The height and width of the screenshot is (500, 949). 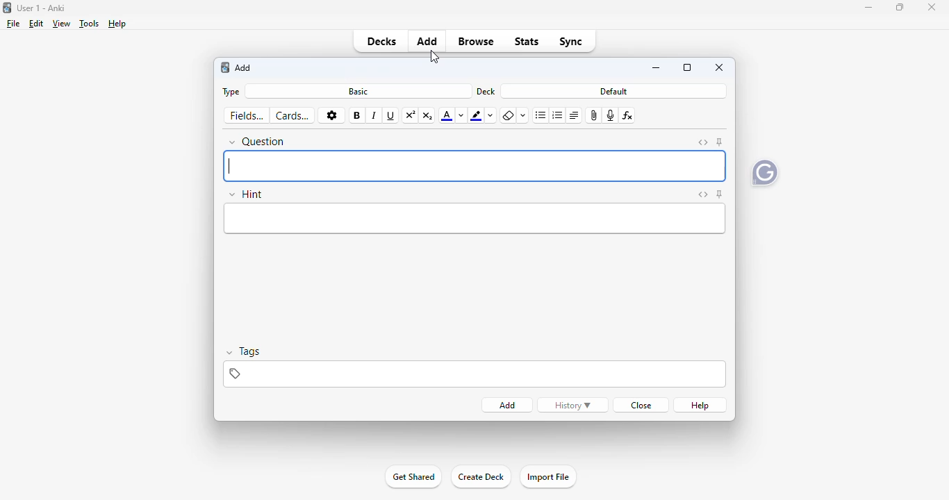 What do you see at coordinates (434, 58) in the screenshot?
I see `cursor` at bounding box center [434, 58].